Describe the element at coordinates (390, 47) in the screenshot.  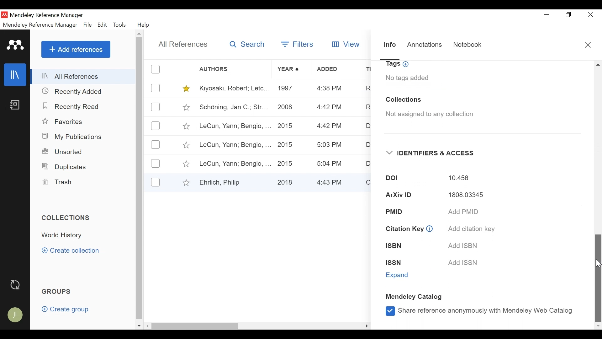
I see `Information` at that location.